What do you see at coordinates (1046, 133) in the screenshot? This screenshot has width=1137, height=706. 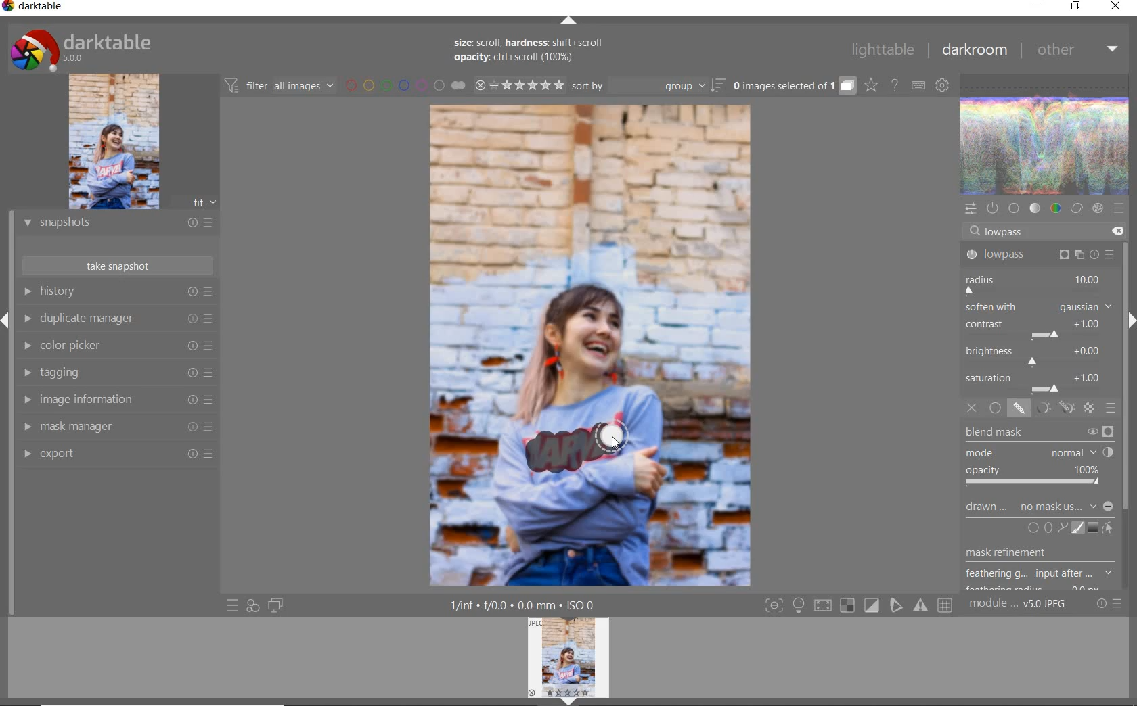 I see `waveform` at bounding box center [1046, 133].